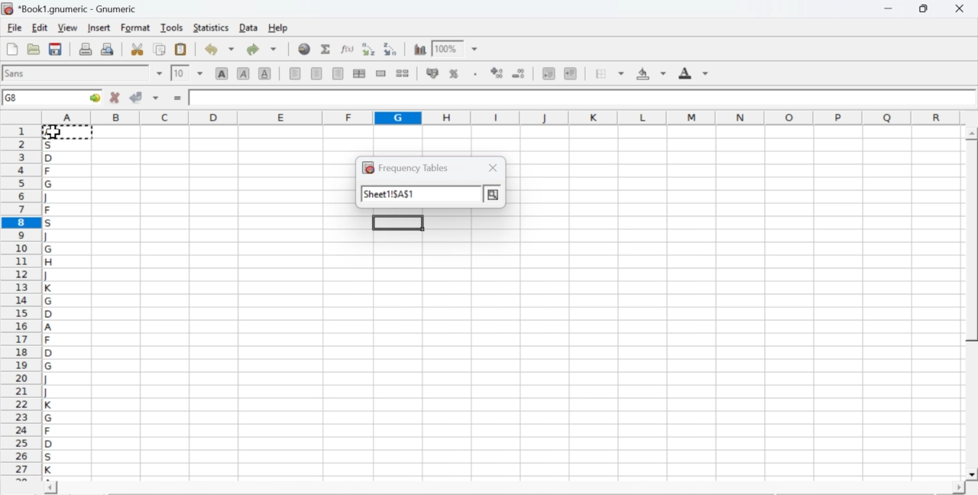  What do you see at coordinates (694, 73) in the screenshot?
I see `foreground` at bounding box center [694, 73].